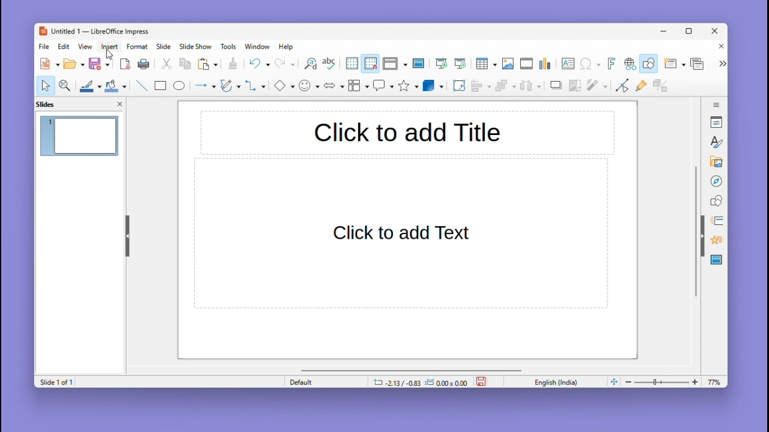 This screenshot has width=769, height=432. Describe the element at coordinates (665, 31) in the screenshot. I see `Minimise` at that location.